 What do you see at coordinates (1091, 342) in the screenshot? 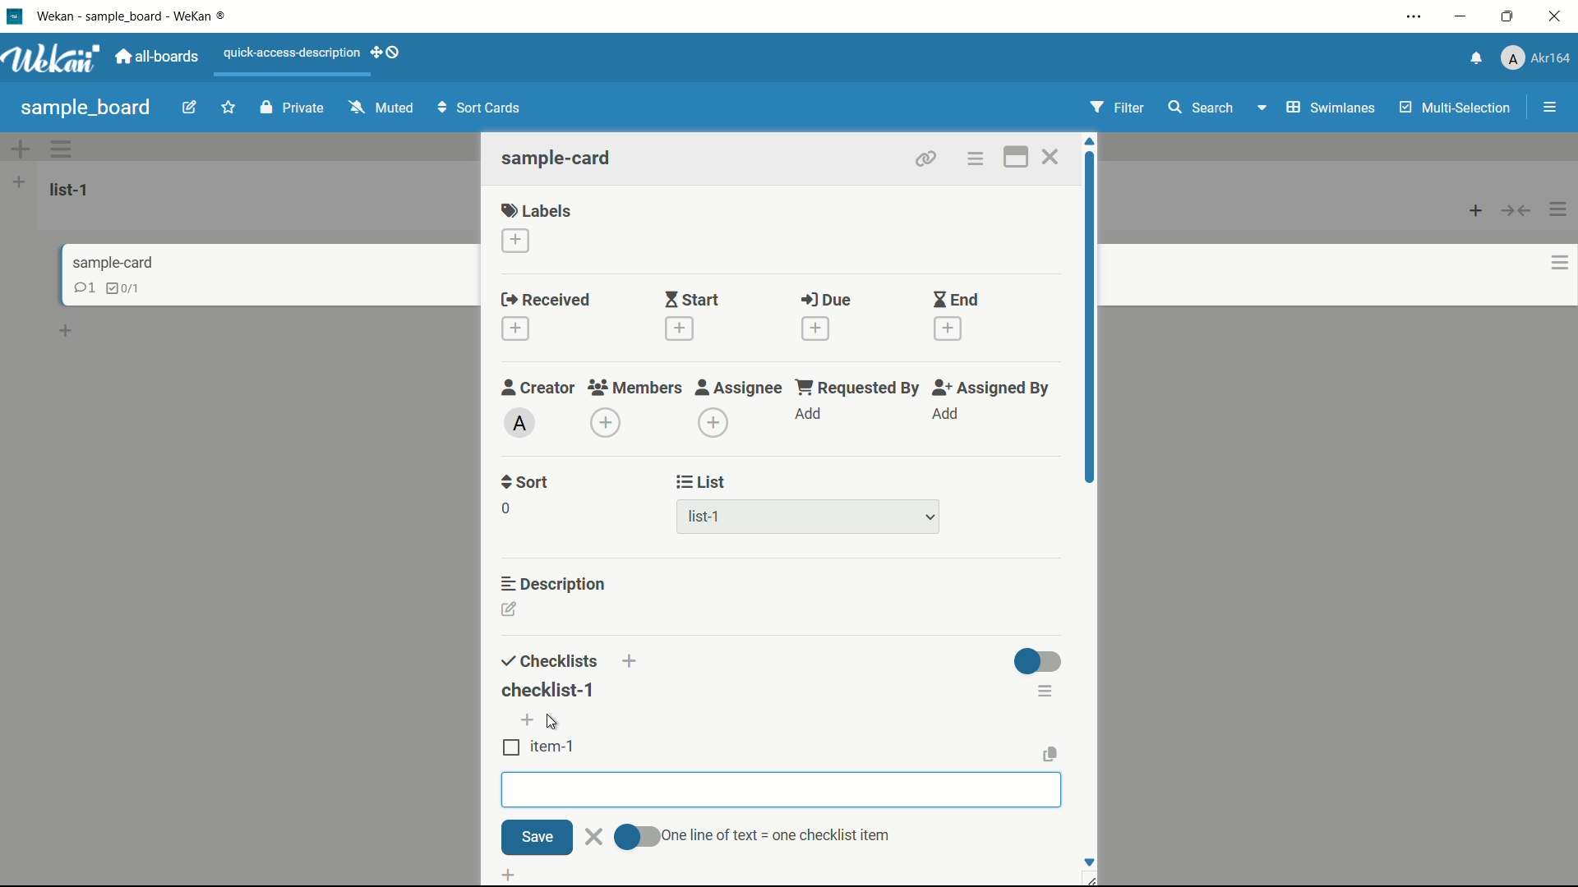
I see `scroll bar` at bounding box center [1091, 342].